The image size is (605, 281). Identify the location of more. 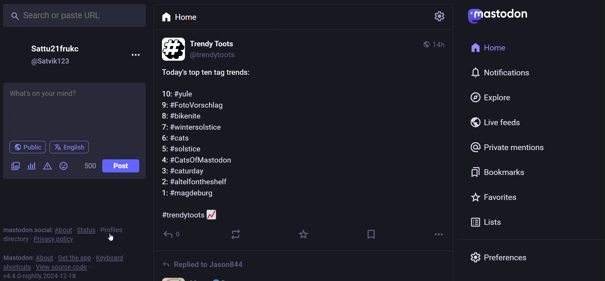
(136, 55).